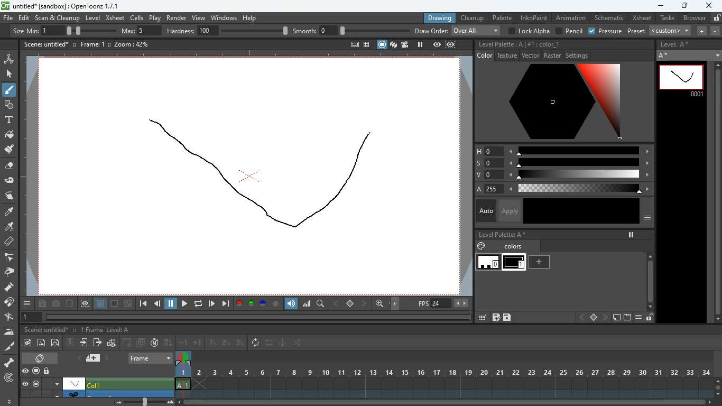 This screenshot has width=722, height=406. I want to click on zoom, so click(379, 303).